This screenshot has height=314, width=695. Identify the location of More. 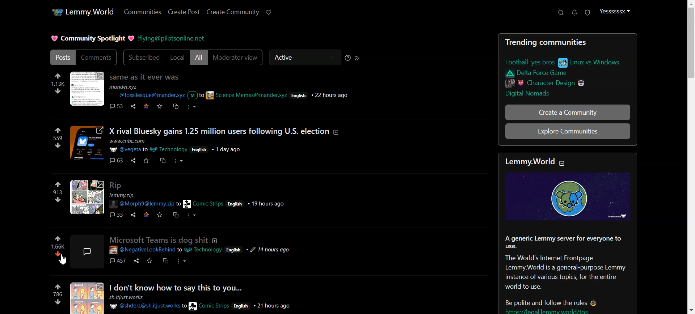
(181, 261).